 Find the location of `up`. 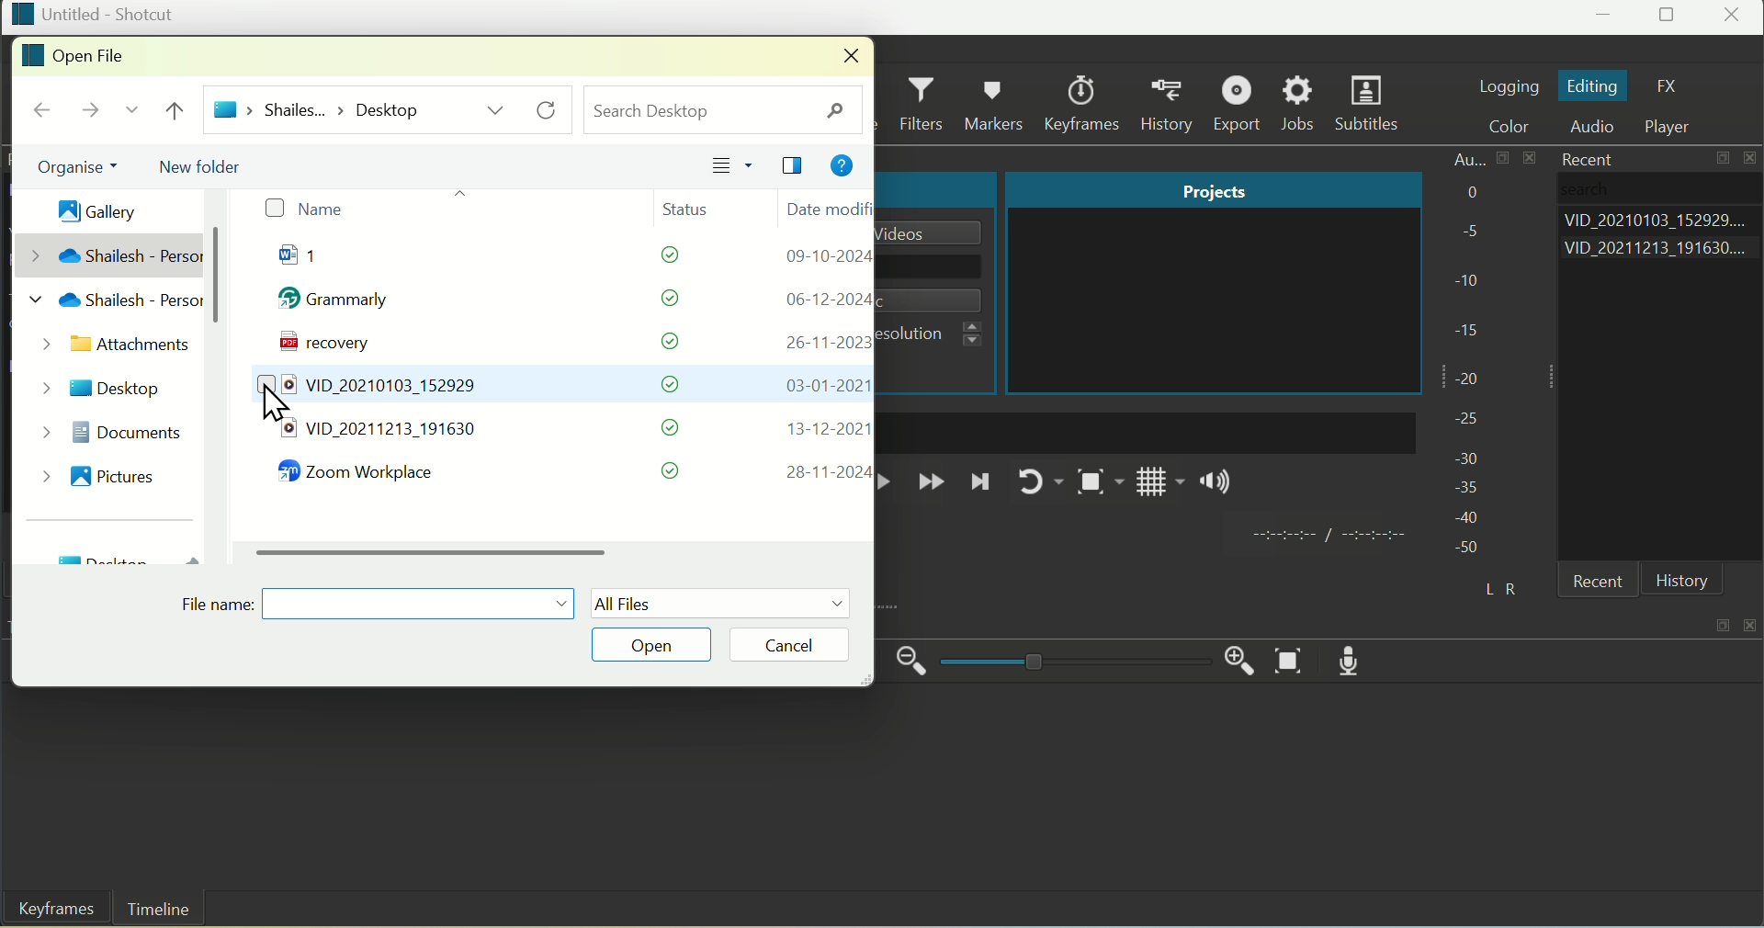

up is located at coordinates (179, 111).